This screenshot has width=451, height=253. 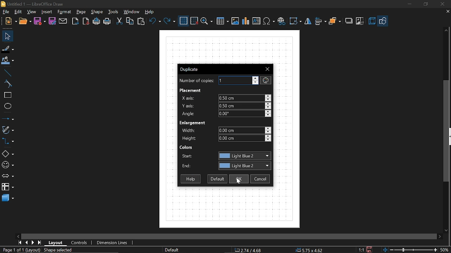 What do you see at coordinates (238, 179) in the screenshot?
I see `ok` at bounding box center [238, 179].